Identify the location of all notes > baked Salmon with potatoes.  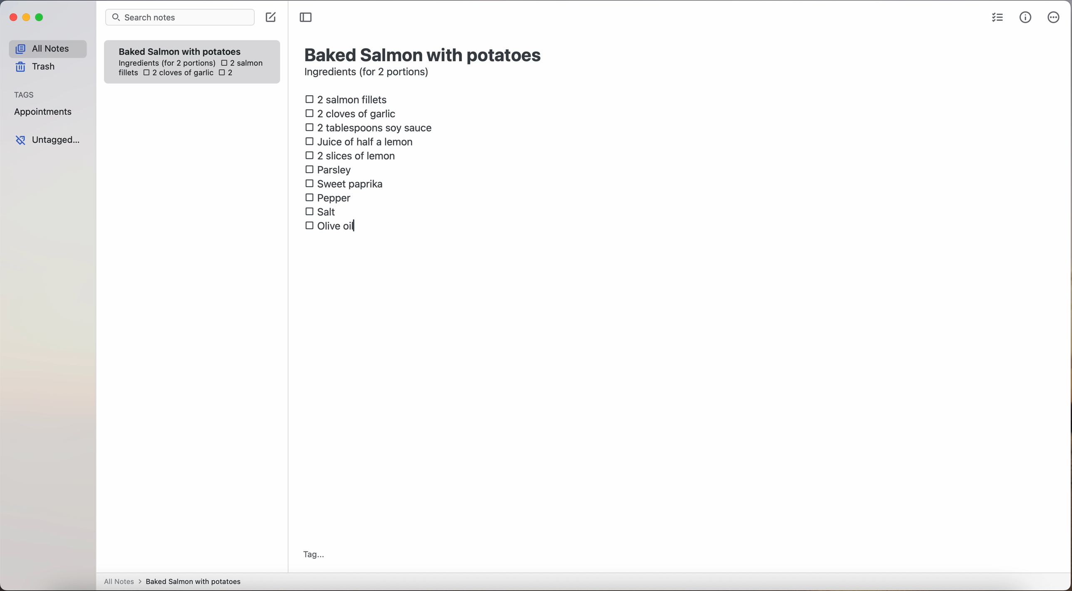
(173, 581).